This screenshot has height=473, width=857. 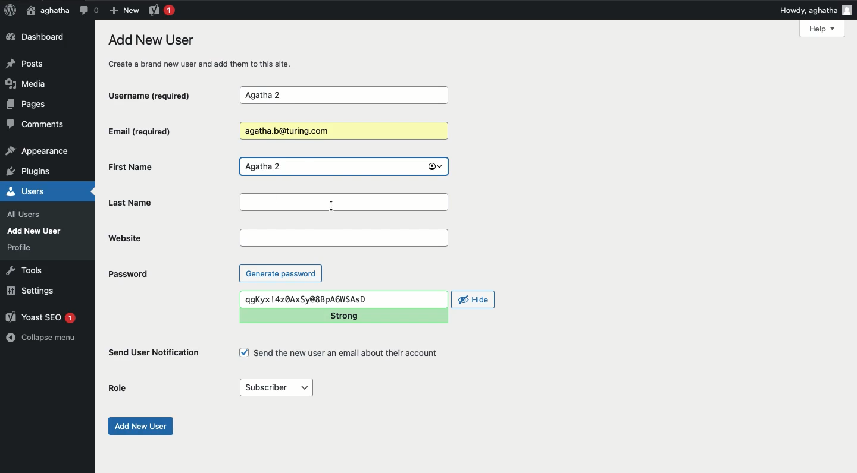 What do you see at coordinates (139, 426) in the screenshot?
I see `Add new user` at bounding box center [139, 426].